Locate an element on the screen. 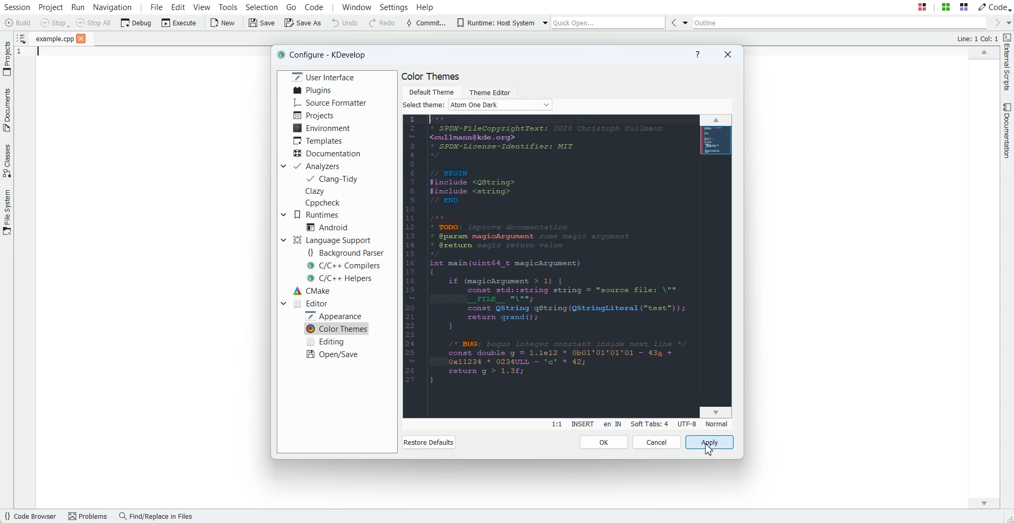 This screenshot has height=523, width=1014. Apperarnce is located at coordinates (336, 315).